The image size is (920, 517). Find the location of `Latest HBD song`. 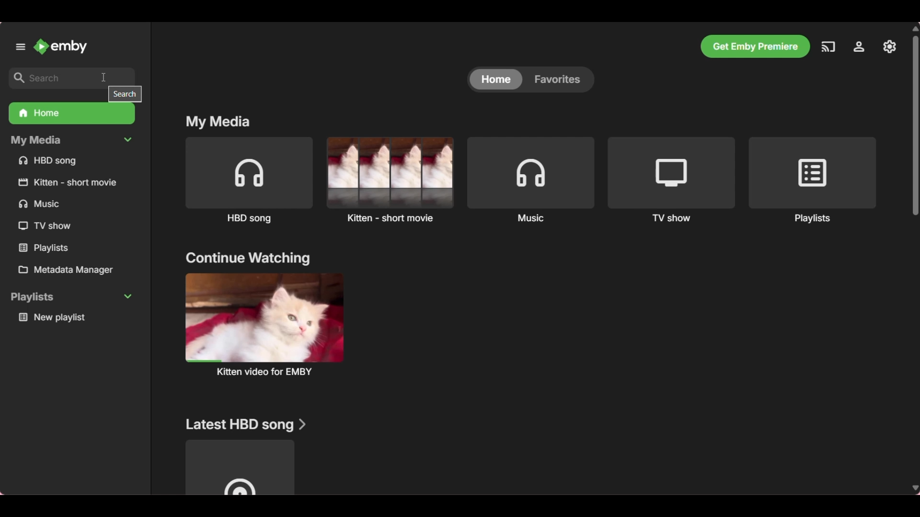

Latest HBD song is located at coordinates (246, 425).